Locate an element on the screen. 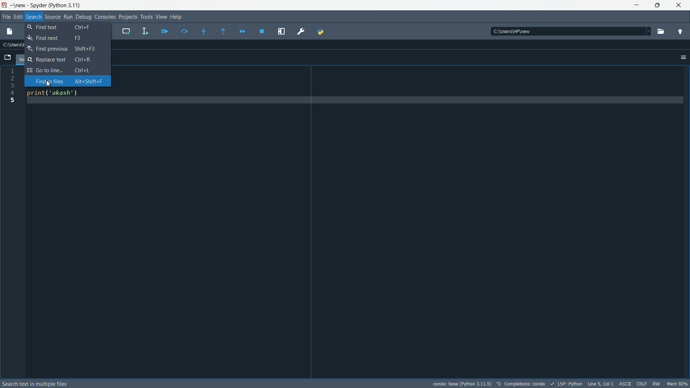 The width and height of the screenshot is (690, 388). debug current line is located at coordinates (163, 31).